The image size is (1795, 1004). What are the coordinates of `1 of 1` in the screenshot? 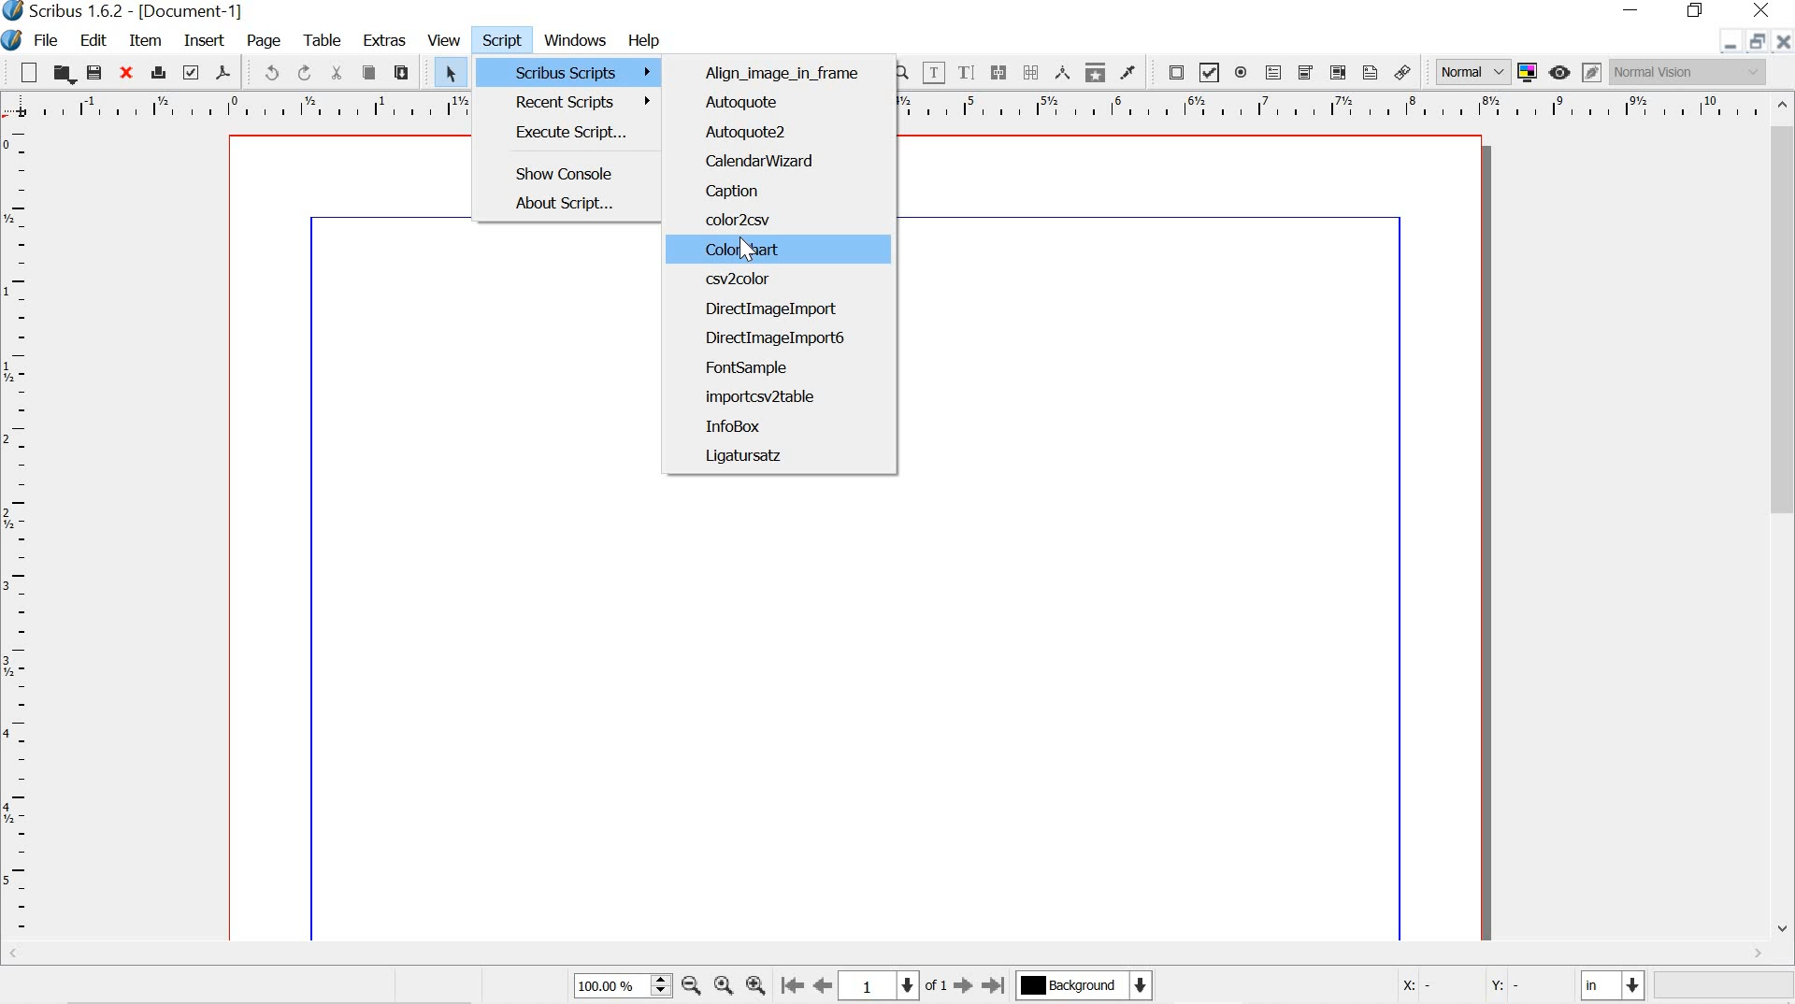 It's located at (893, 984).